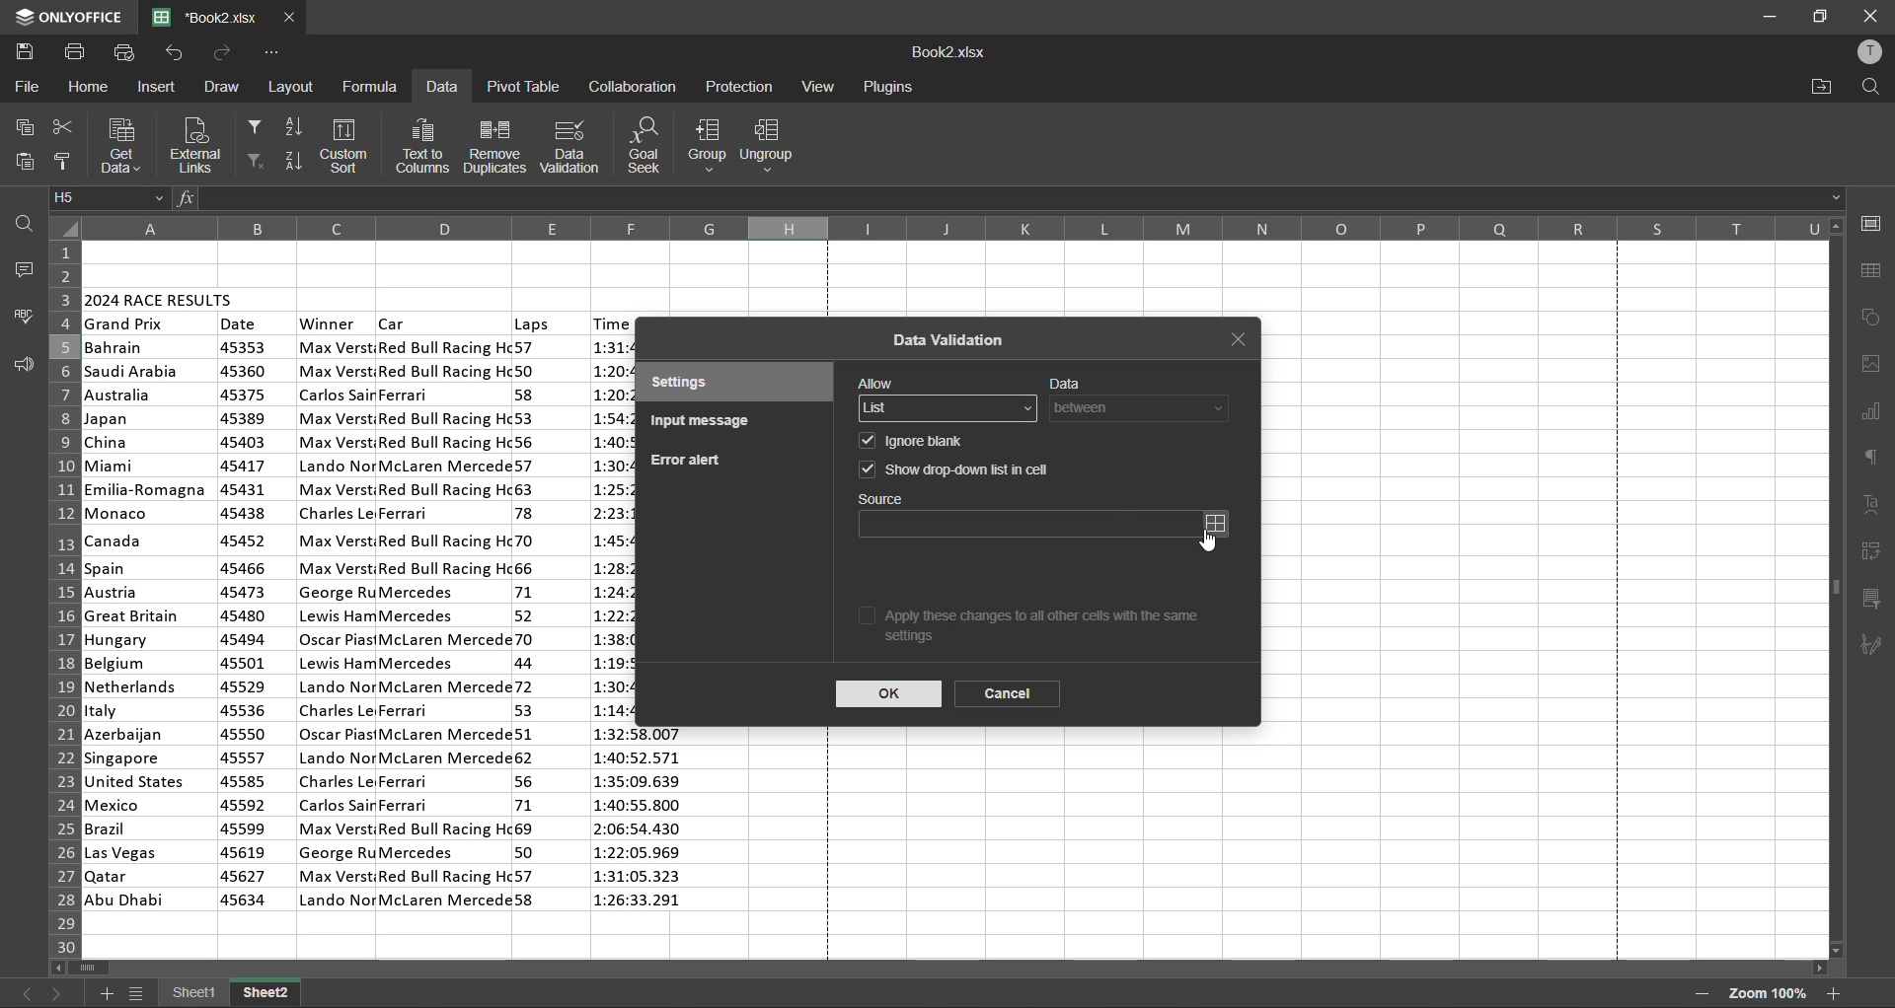 The image size is (1895, 1008). I want to click on plugins, so click(887, 88).